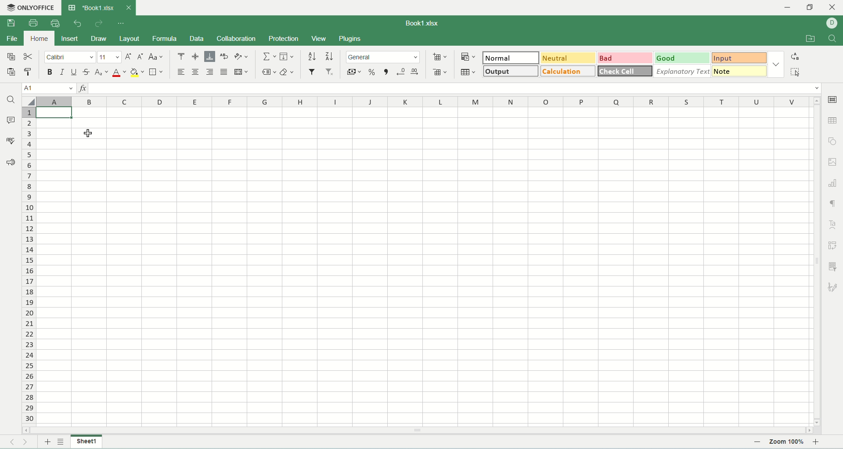  What do you see at coordinates (137, 73) in the screenshot?
I see `fill color` at bounding box center [137, 73].